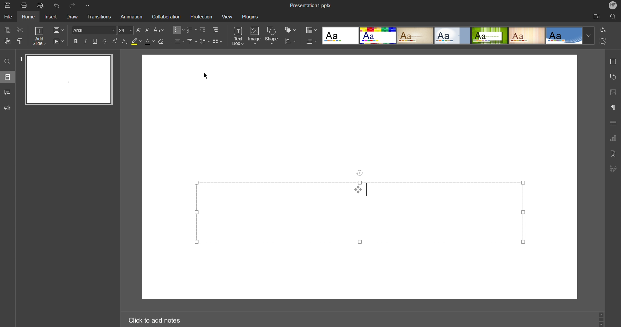  I want to click on Click to add notes, so click(156, 321).